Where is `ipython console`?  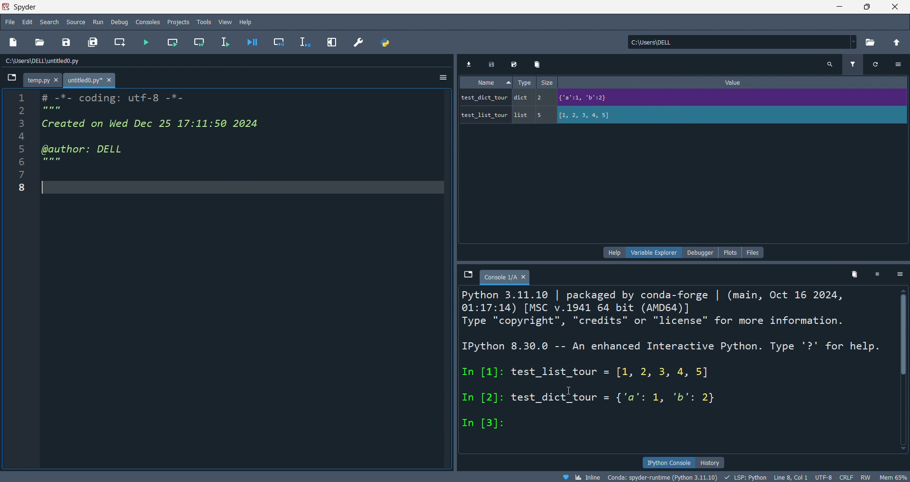
ipython console is located at coordinates (668, 463).